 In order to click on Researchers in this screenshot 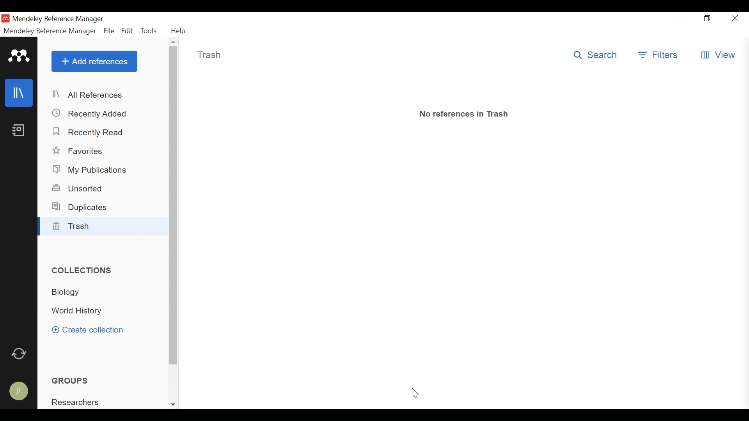, I will do `click(79, 402)`.